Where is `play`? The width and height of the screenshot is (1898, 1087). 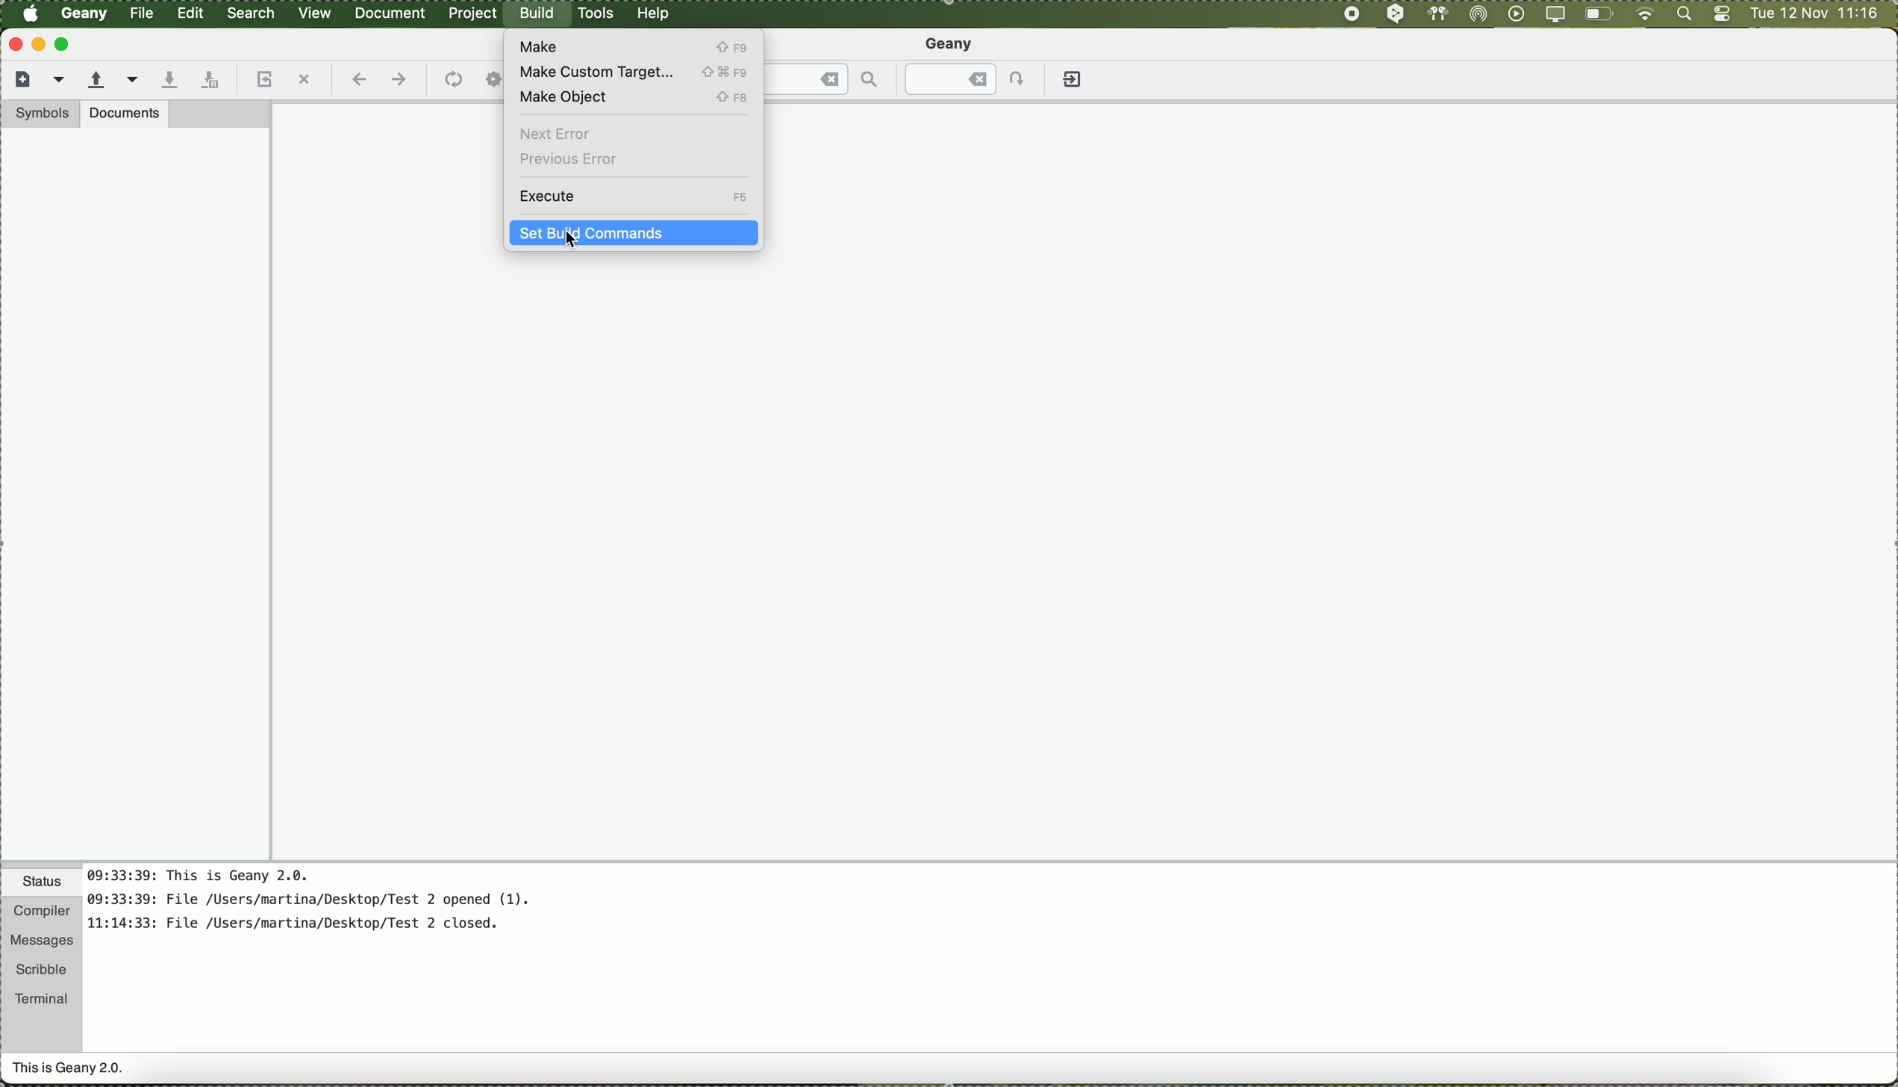 play is located at coordinates (1513, 13).